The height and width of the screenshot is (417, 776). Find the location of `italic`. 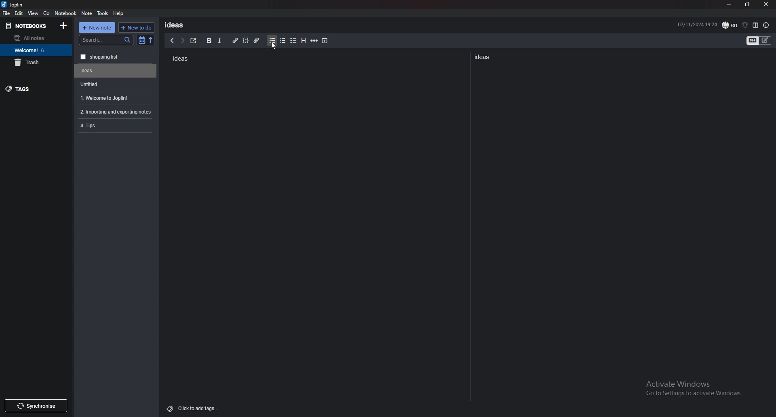

italic is located at coordinates (219, 41).